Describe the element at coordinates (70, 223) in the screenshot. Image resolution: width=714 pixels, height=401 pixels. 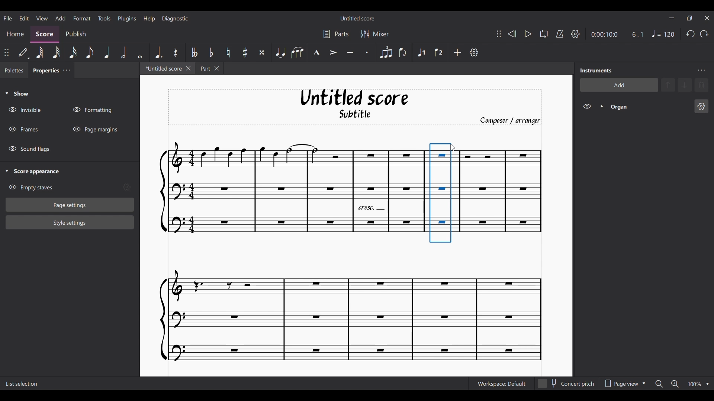
I see `Style settings` at that location.